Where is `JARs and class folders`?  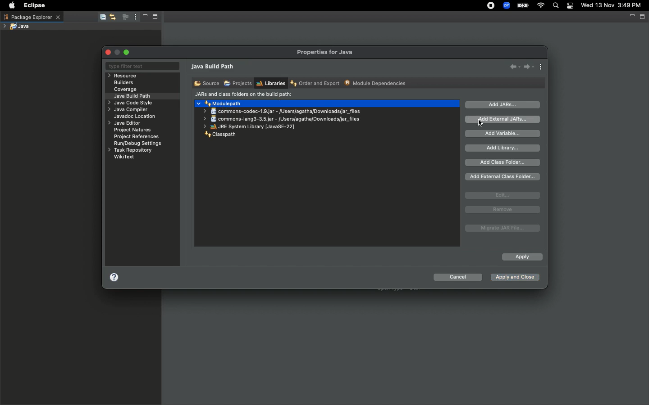 JARs and class folders is located at coordinates (243, 95).